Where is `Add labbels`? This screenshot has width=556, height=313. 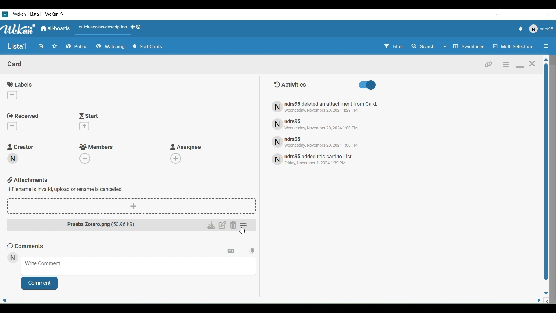 Add labbels is located at coordinates (12, 95).